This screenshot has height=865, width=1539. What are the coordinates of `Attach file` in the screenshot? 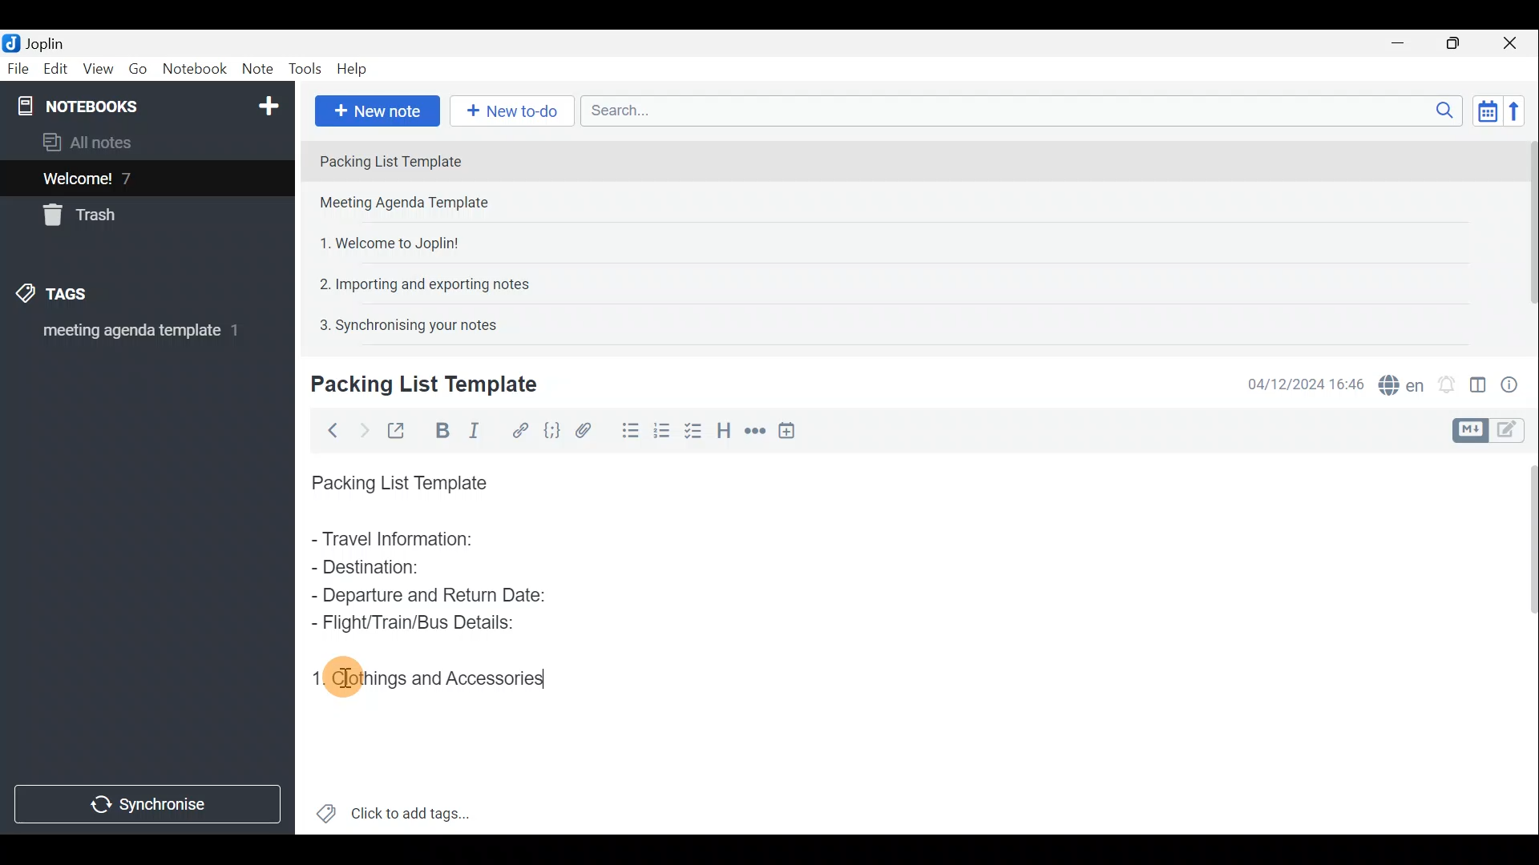 It's located at (584, 429).